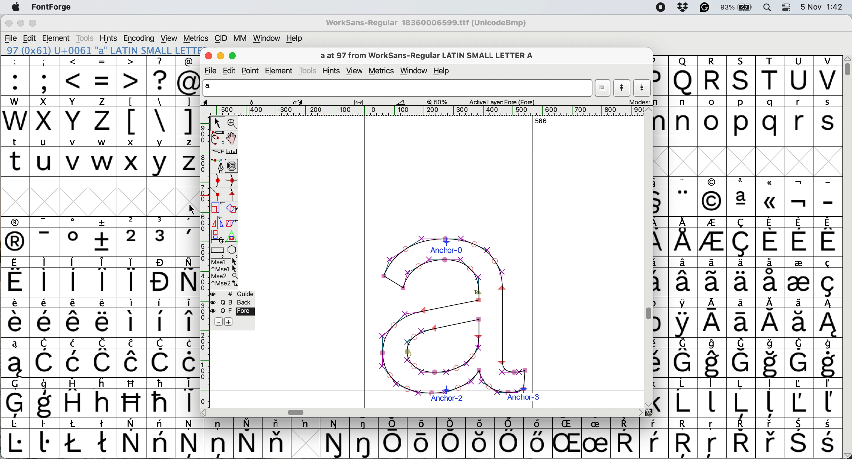 The height and width of the screenshot is (459, 852). I want to click on window, so click(265, 39).